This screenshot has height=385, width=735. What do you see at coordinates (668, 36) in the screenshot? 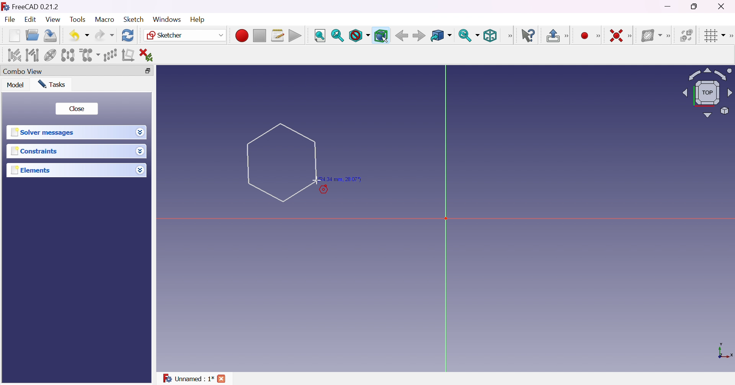
I see `[Sketcher B-spline tools]` at bounding box center [668, 36].